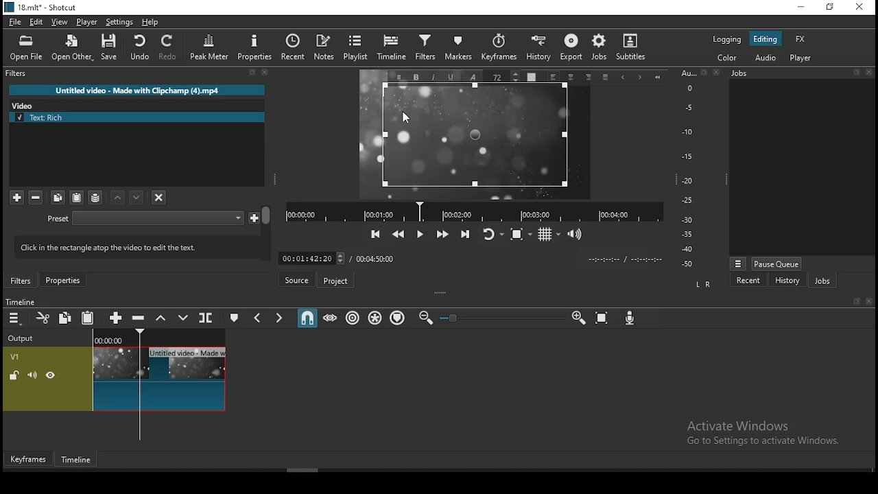 This screenshot has width=878, height=494. I want to click on Center Align, so click(572, 78).